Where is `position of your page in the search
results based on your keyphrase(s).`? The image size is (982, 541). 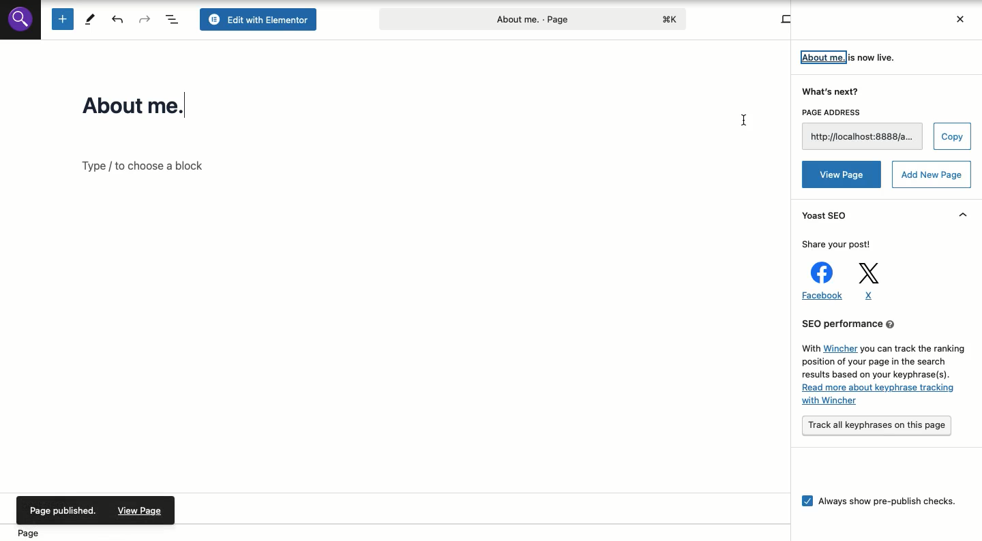
position of your page in the search
results based on your keyphrase(s). is located at coordinates (878, 369).